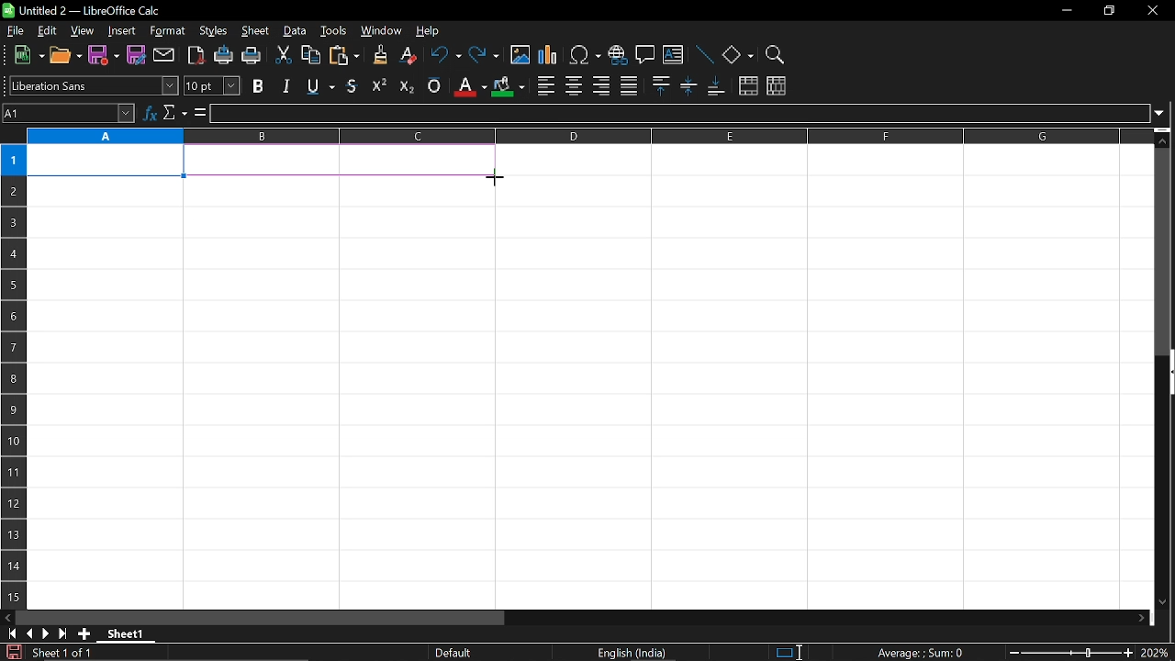 Image resolution: width=1175 pixels, height=661 pixels. What do you see at coordinates (252, 56) in the screenshot?
I see `print` at bounding box center [252, 56].